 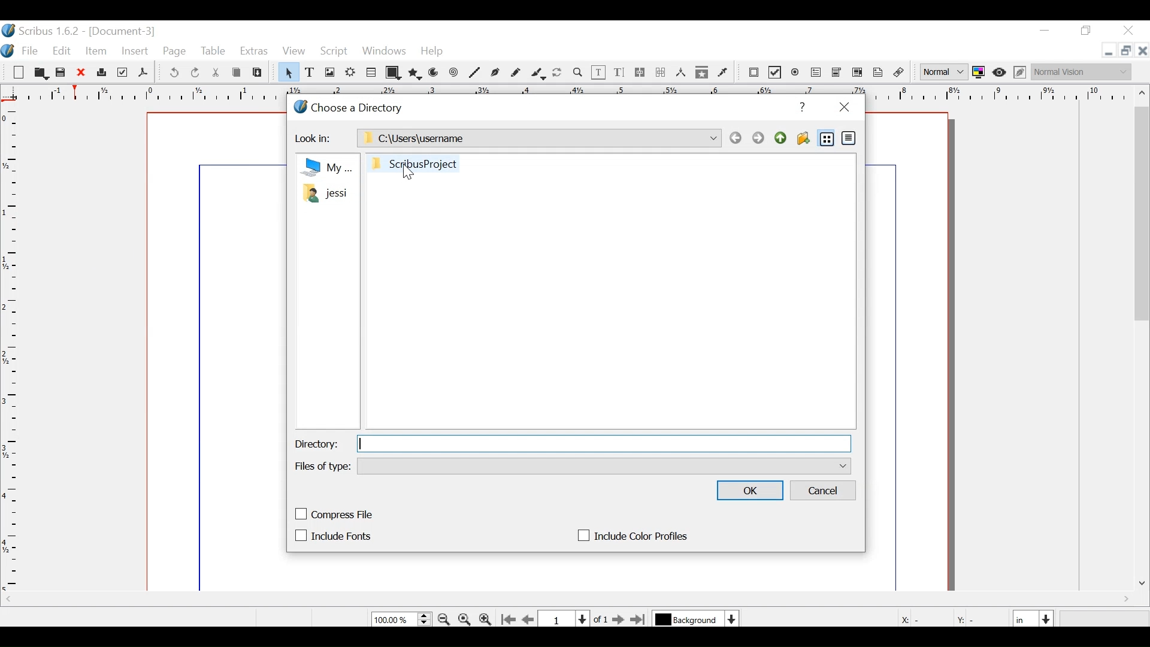 What do you see at coordinates (903, 618) in the screenshot?
I see `X:` at bounding box center [903, 618].